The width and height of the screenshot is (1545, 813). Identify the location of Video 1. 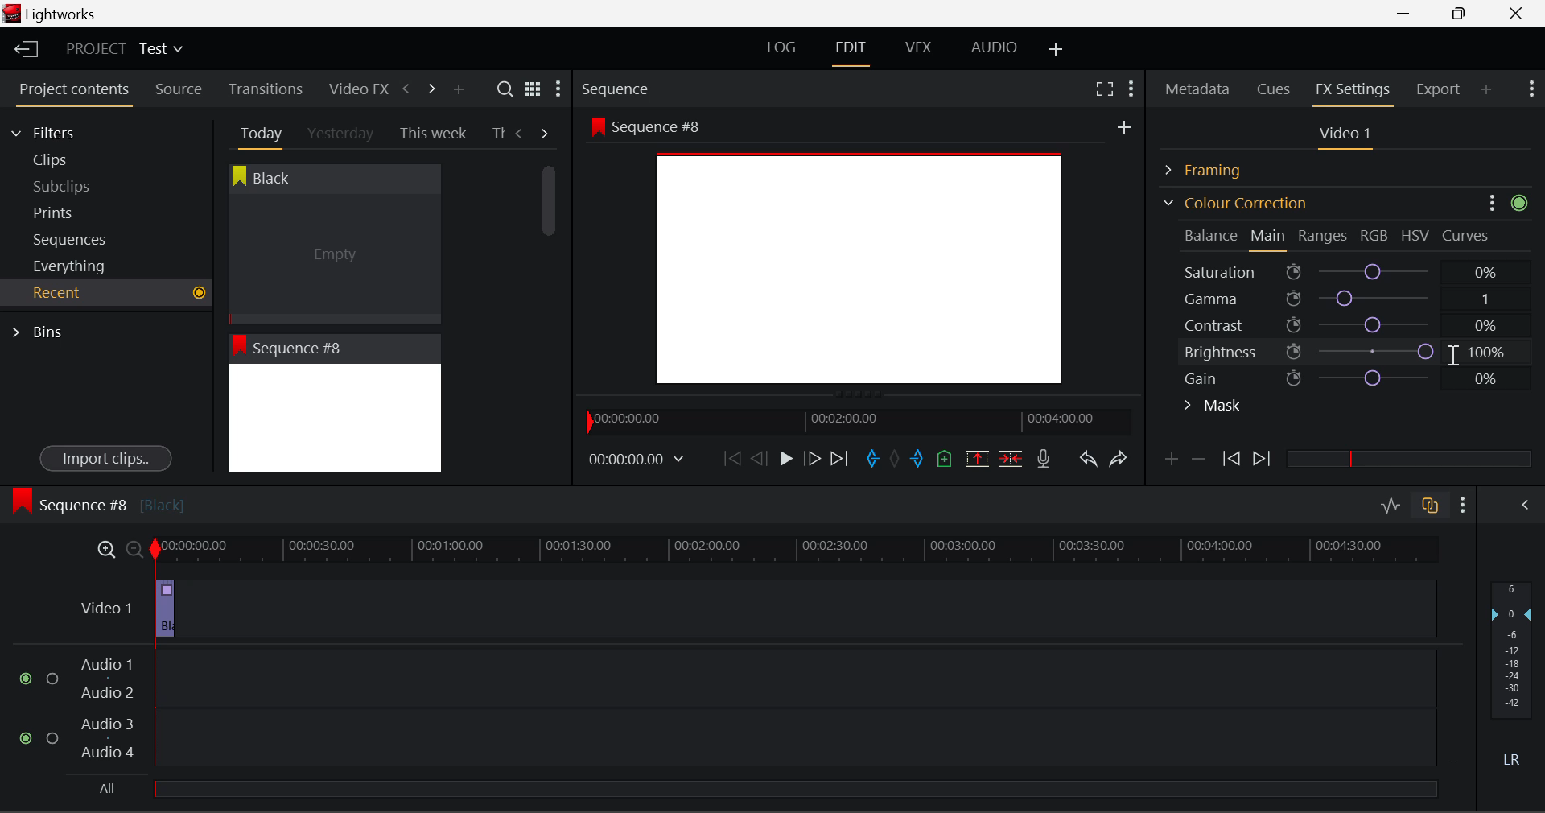
(106, 605).